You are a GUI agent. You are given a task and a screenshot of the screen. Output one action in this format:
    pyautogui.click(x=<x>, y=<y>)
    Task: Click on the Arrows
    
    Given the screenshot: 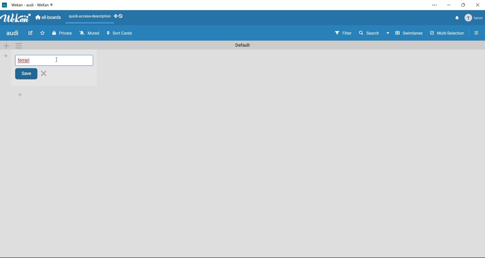 What is the action you would take?
    pyautogui.click(x=107, y=33)
    